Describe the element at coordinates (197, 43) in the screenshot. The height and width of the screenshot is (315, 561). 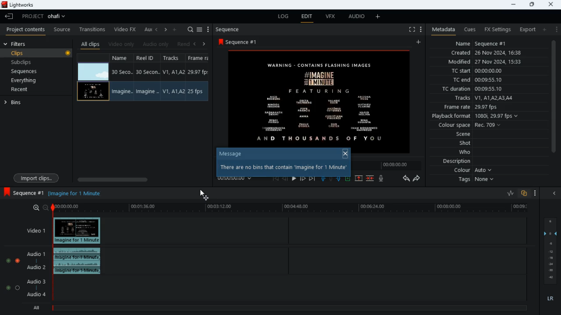
I see `left` at that location.